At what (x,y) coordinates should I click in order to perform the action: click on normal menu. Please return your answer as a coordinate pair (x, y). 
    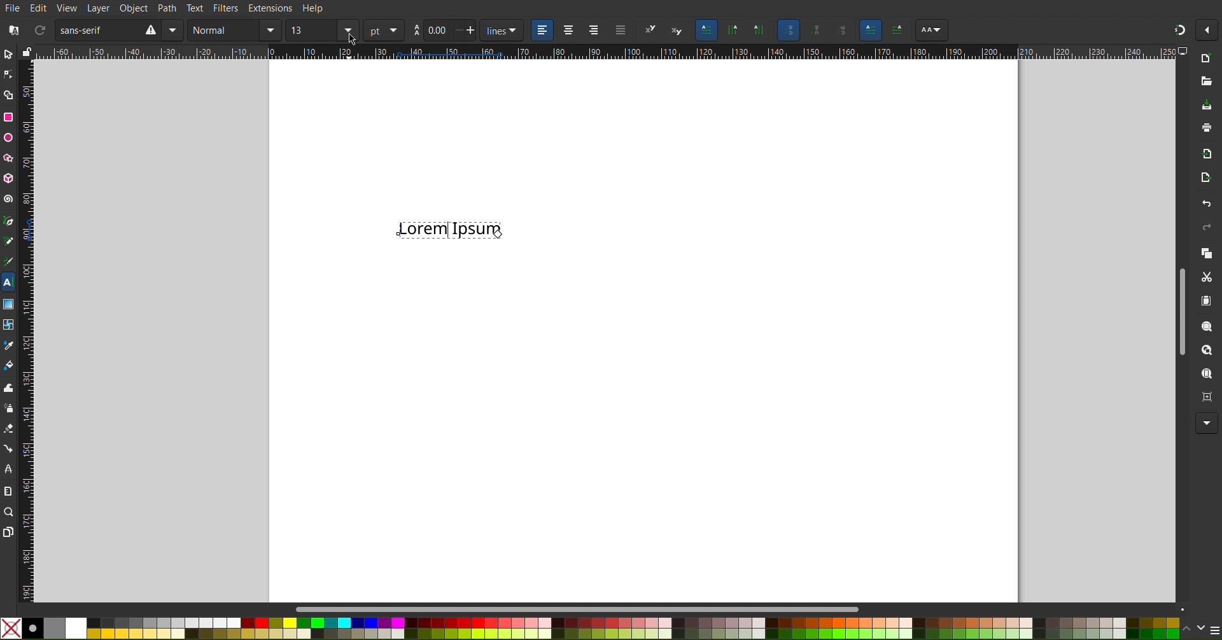
    Looking at the image, I should click on (270, 30).